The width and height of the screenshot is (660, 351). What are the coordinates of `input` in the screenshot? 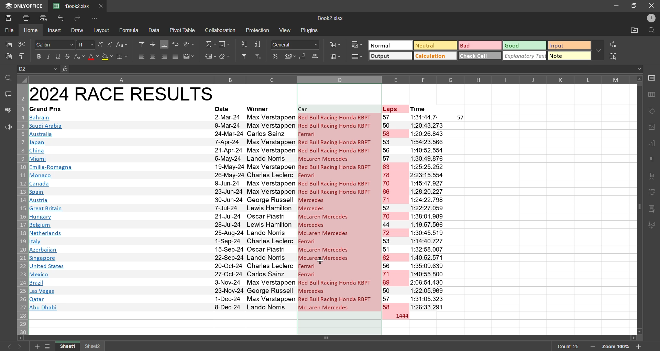 It's located at (569, 46).